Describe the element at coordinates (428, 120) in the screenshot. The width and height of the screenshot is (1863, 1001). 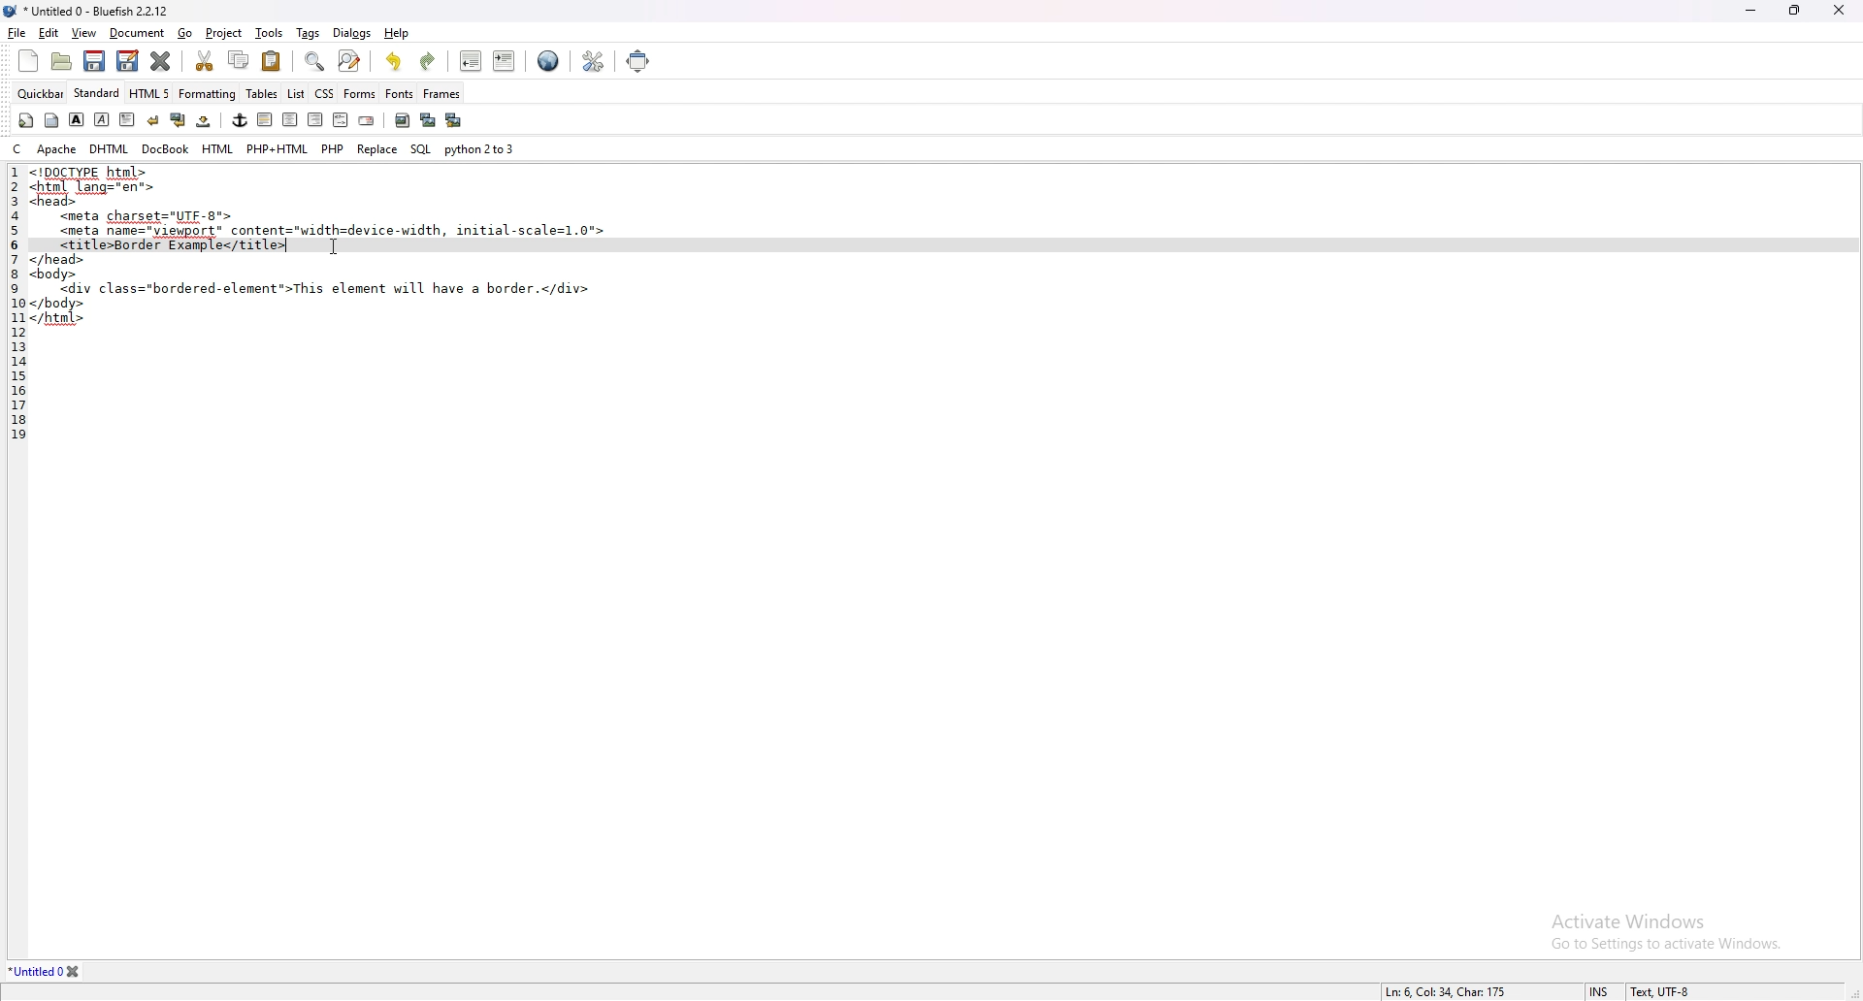
I see `insert thumbnail` at that location.